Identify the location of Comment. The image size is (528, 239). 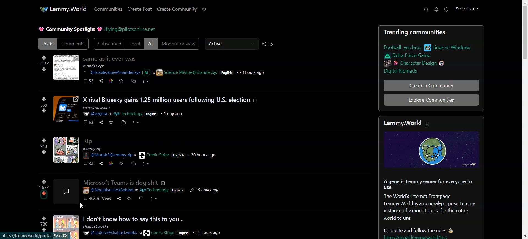
(98, 198).